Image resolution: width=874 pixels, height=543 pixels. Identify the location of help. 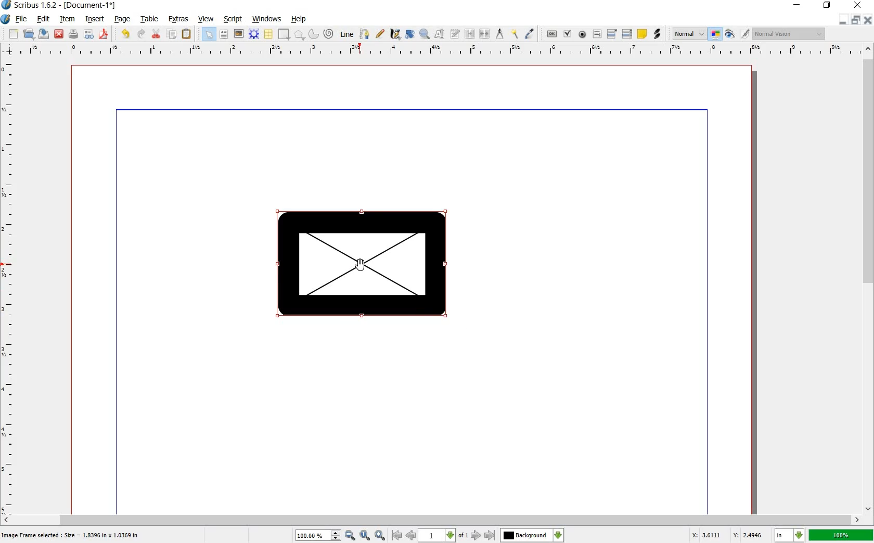
(299, 20).